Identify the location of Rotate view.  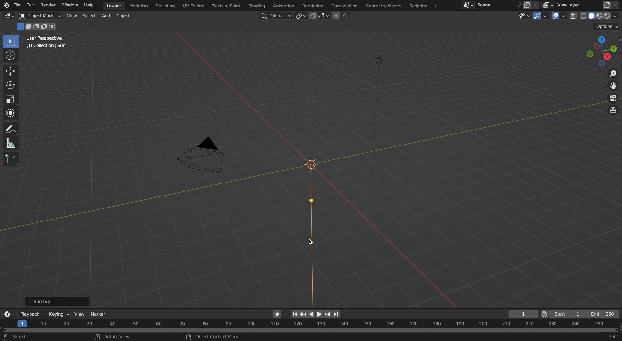
(120, 337).